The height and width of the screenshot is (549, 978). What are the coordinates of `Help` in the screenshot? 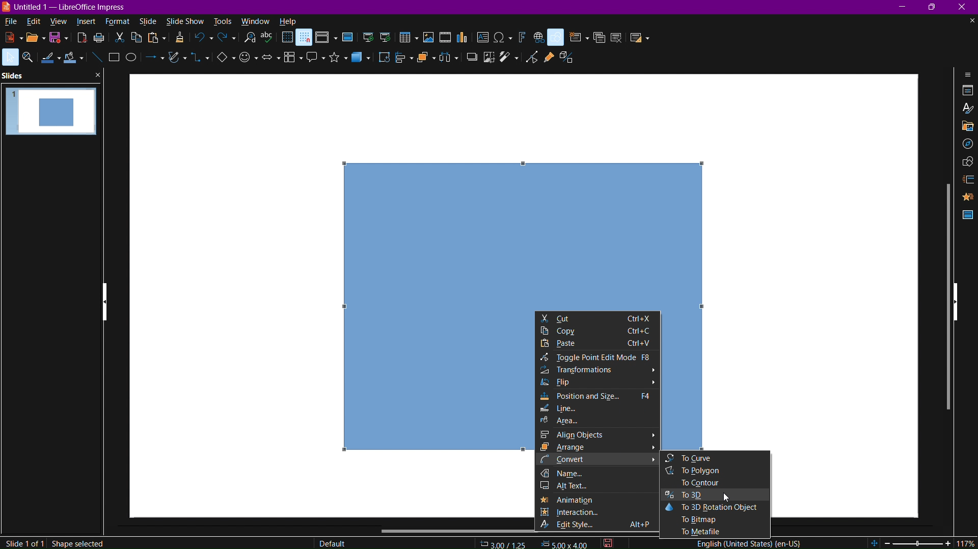 It's located at (288, 21).